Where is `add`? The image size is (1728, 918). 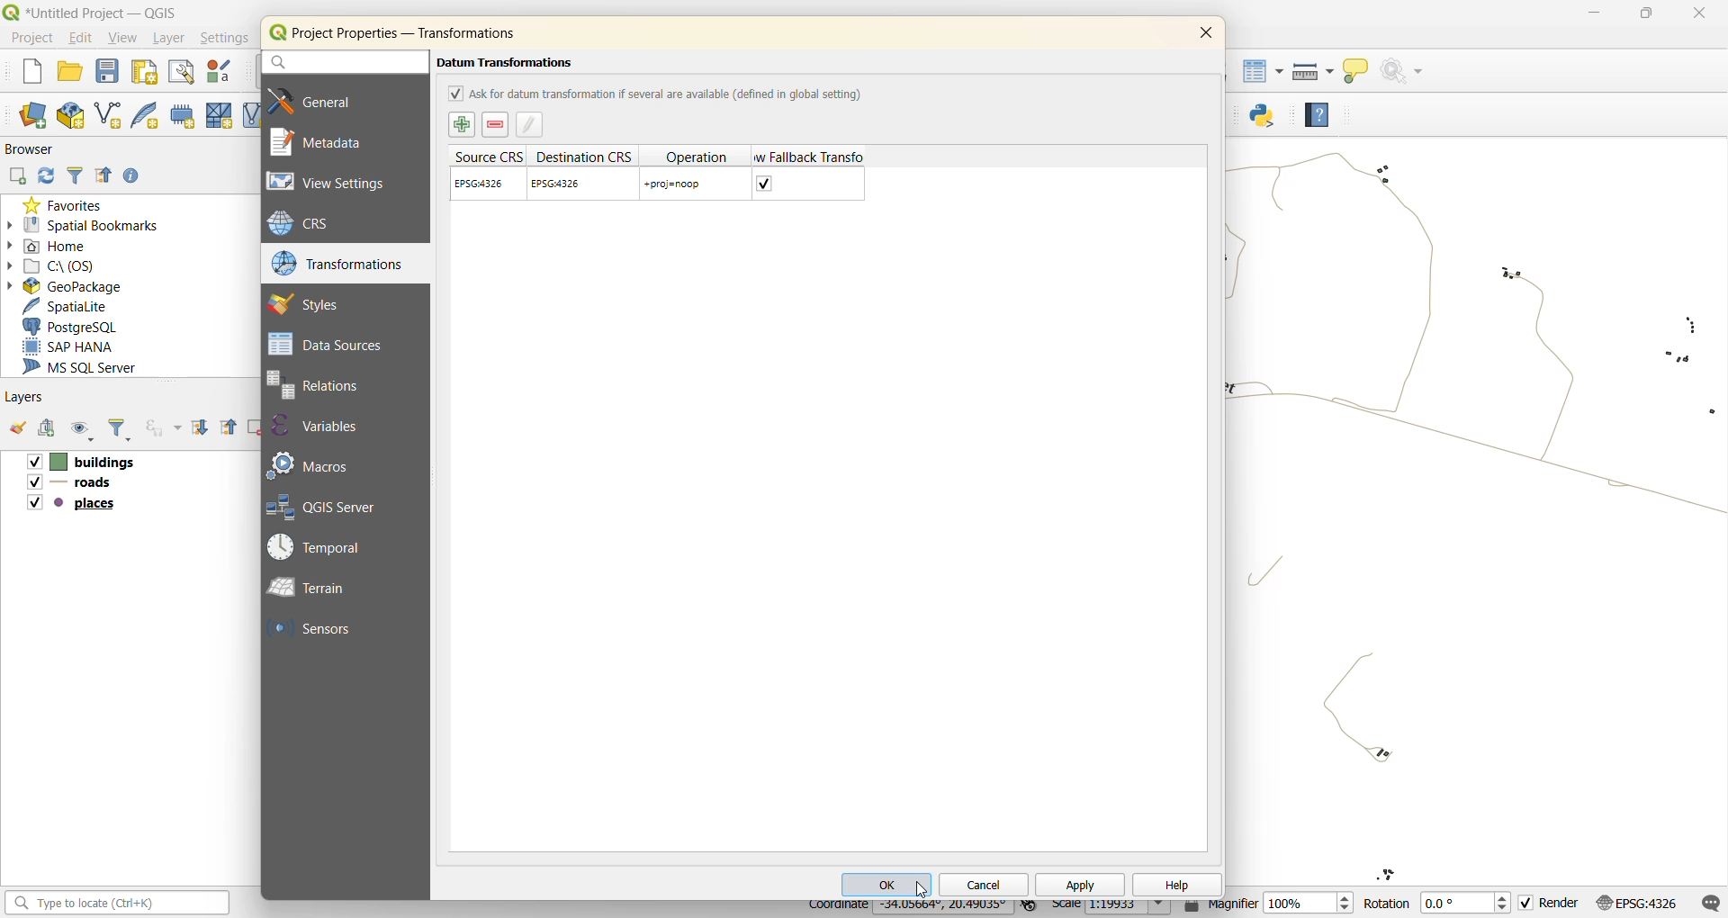 add is located at coordinates (44, 427).